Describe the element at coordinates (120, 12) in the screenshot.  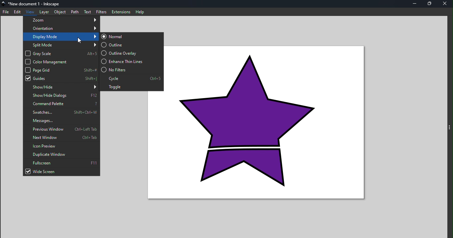
I see `Extensions` at that location.